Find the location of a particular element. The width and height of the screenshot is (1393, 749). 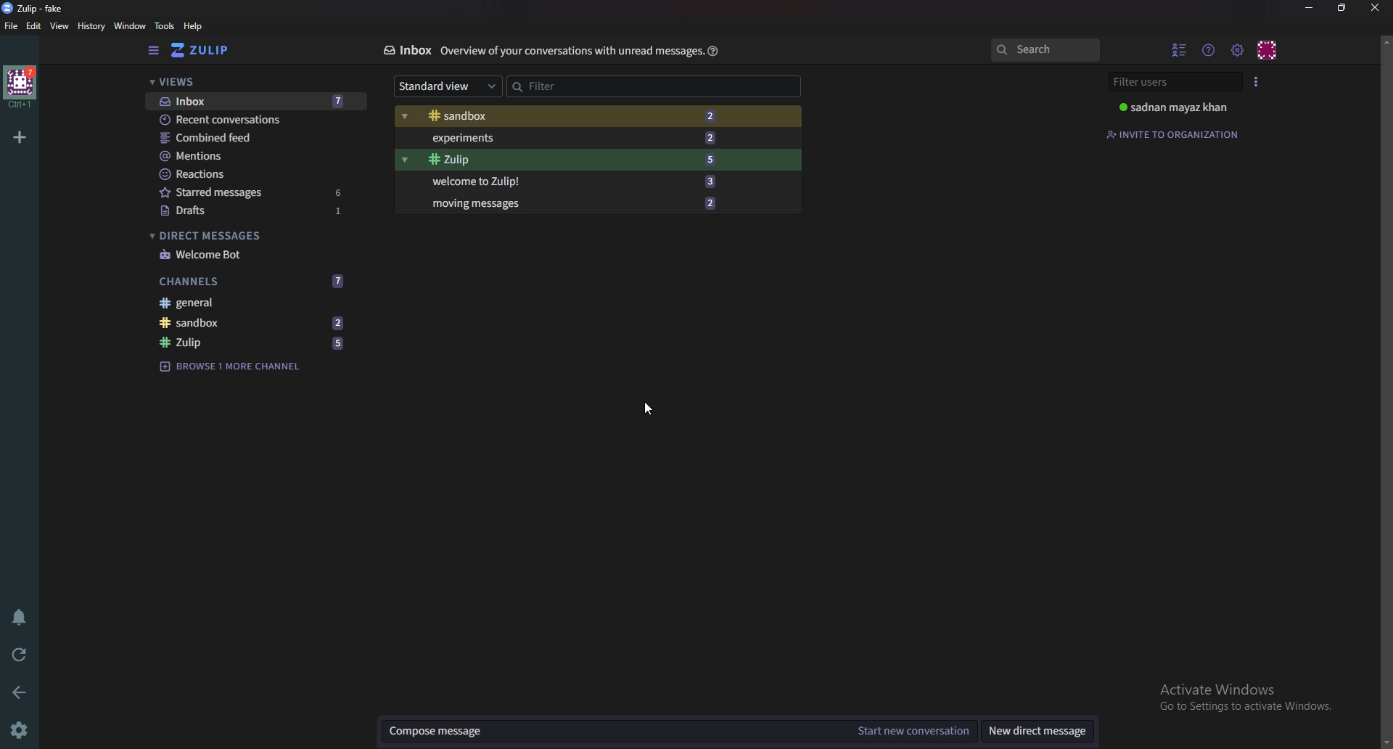

Resize is located at coordinates (1343, 7).